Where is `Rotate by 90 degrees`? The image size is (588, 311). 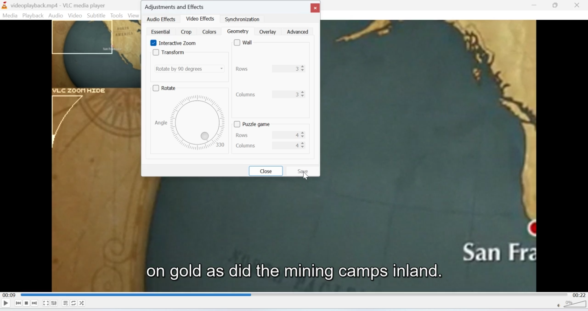 Rotate by 90 degrees is located at coordinates (190, 68).